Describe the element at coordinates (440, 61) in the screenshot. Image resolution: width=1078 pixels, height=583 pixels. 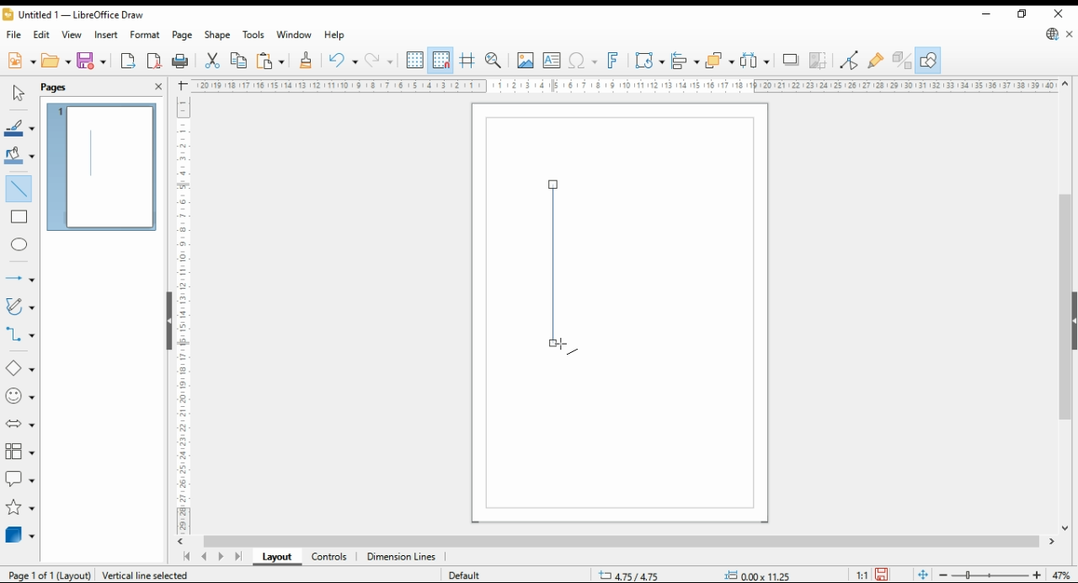
I see `snap to grid` at that location.